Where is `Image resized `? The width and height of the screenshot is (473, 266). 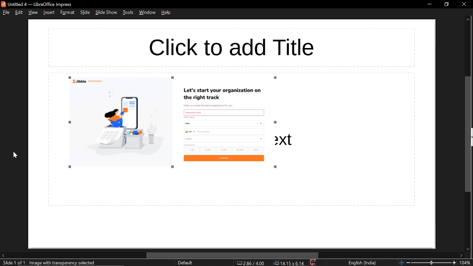 Image resized  is located at coordinates (176, 124).